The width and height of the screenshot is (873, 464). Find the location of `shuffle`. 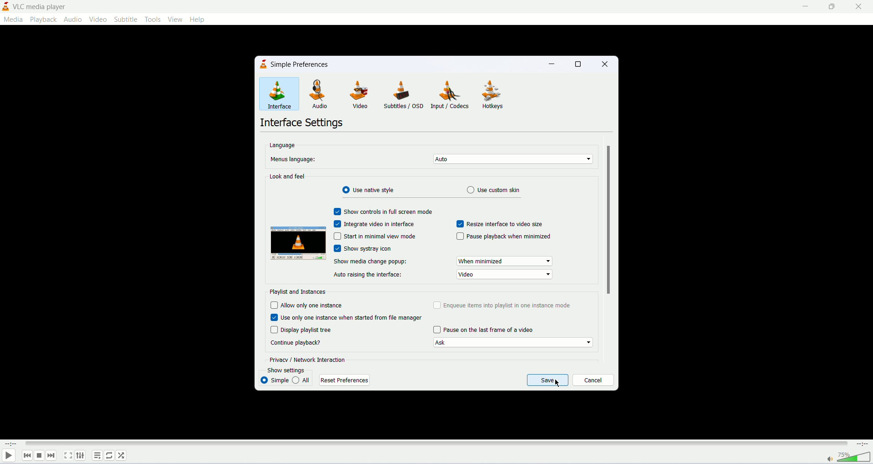

shuffle is located at coordinates (121, 455).